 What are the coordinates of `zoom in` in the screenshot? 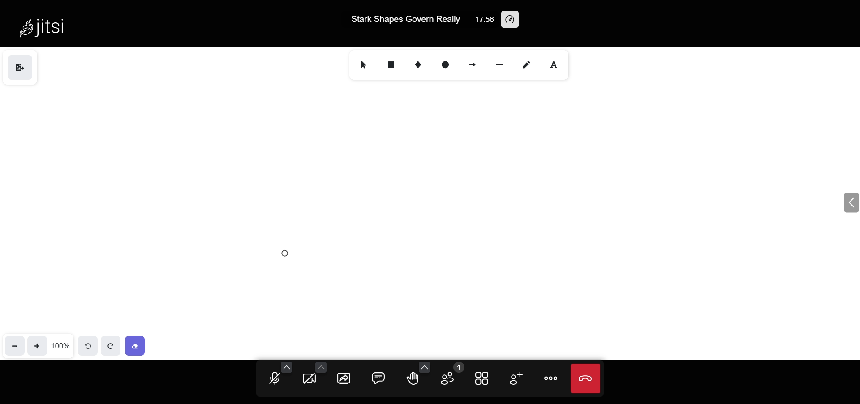 It's located at (37, 345).